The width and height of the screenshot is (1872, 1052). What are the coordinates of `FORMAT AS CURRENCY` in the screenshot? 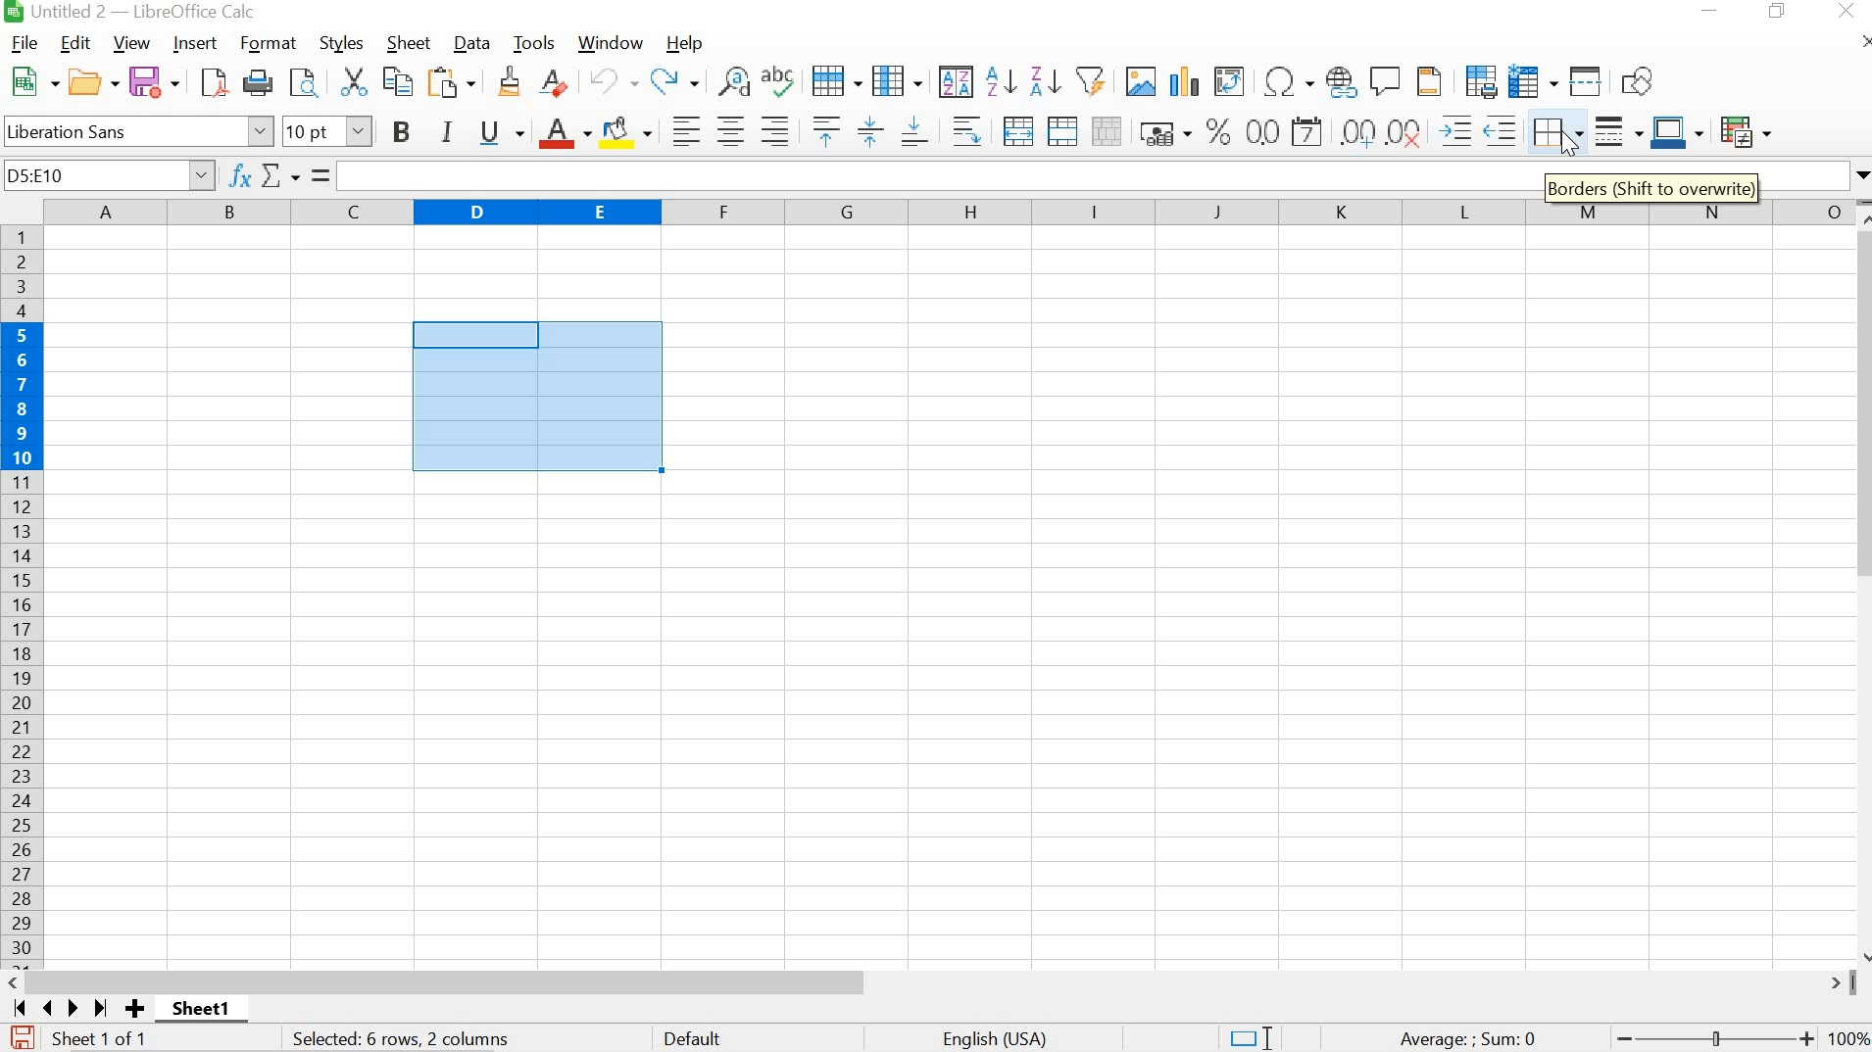 It's located at (1164, 133).